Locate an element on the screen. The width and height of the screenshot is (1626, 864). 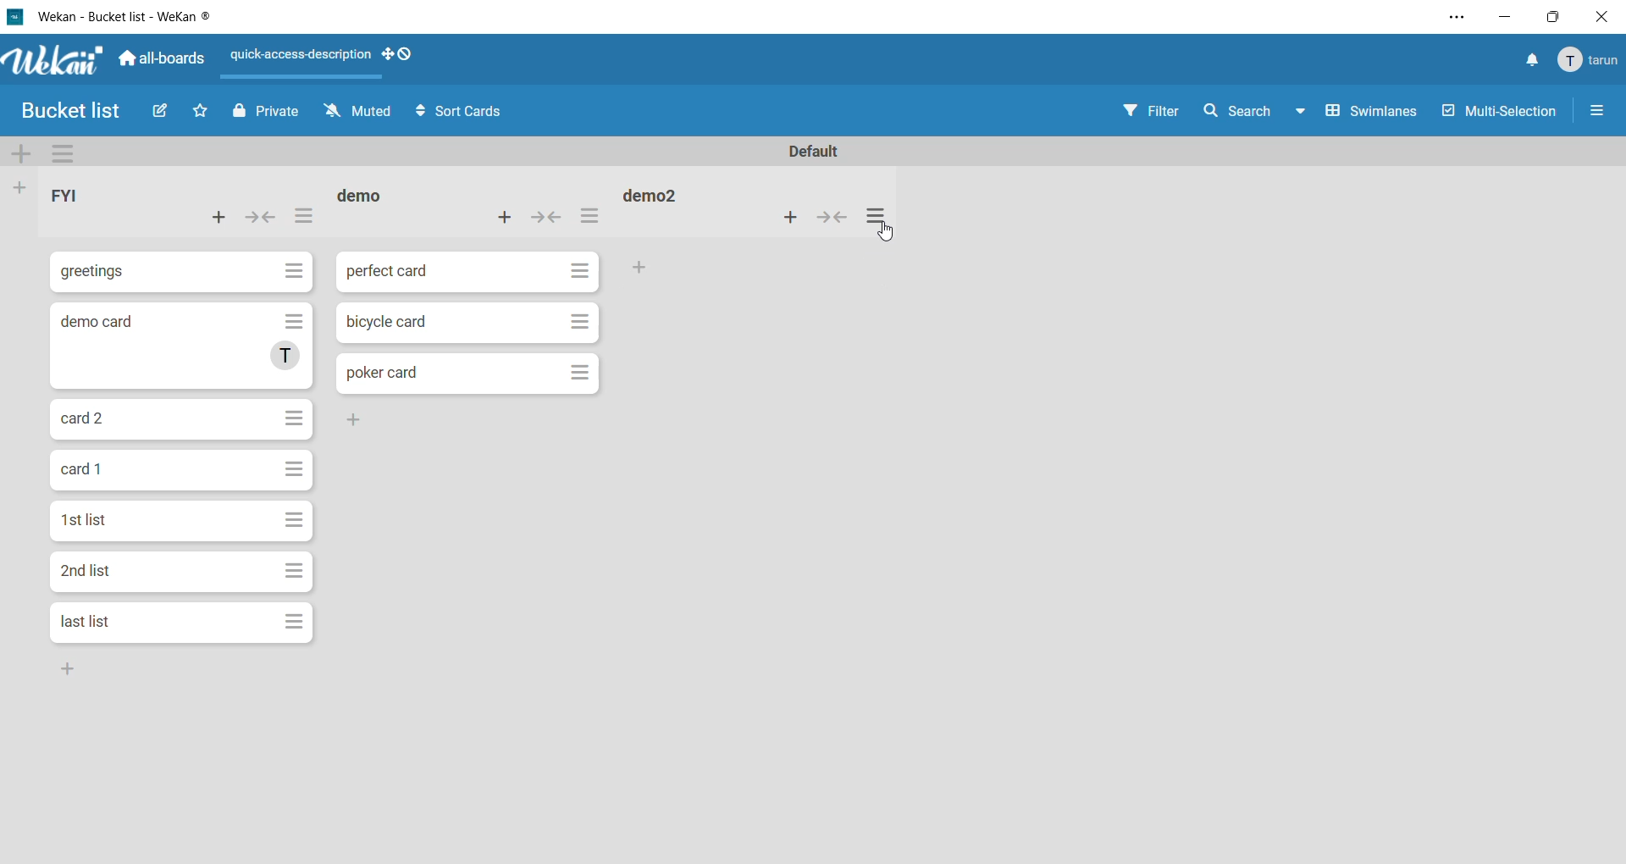
Favorite  is located at coordinates (202, 110).